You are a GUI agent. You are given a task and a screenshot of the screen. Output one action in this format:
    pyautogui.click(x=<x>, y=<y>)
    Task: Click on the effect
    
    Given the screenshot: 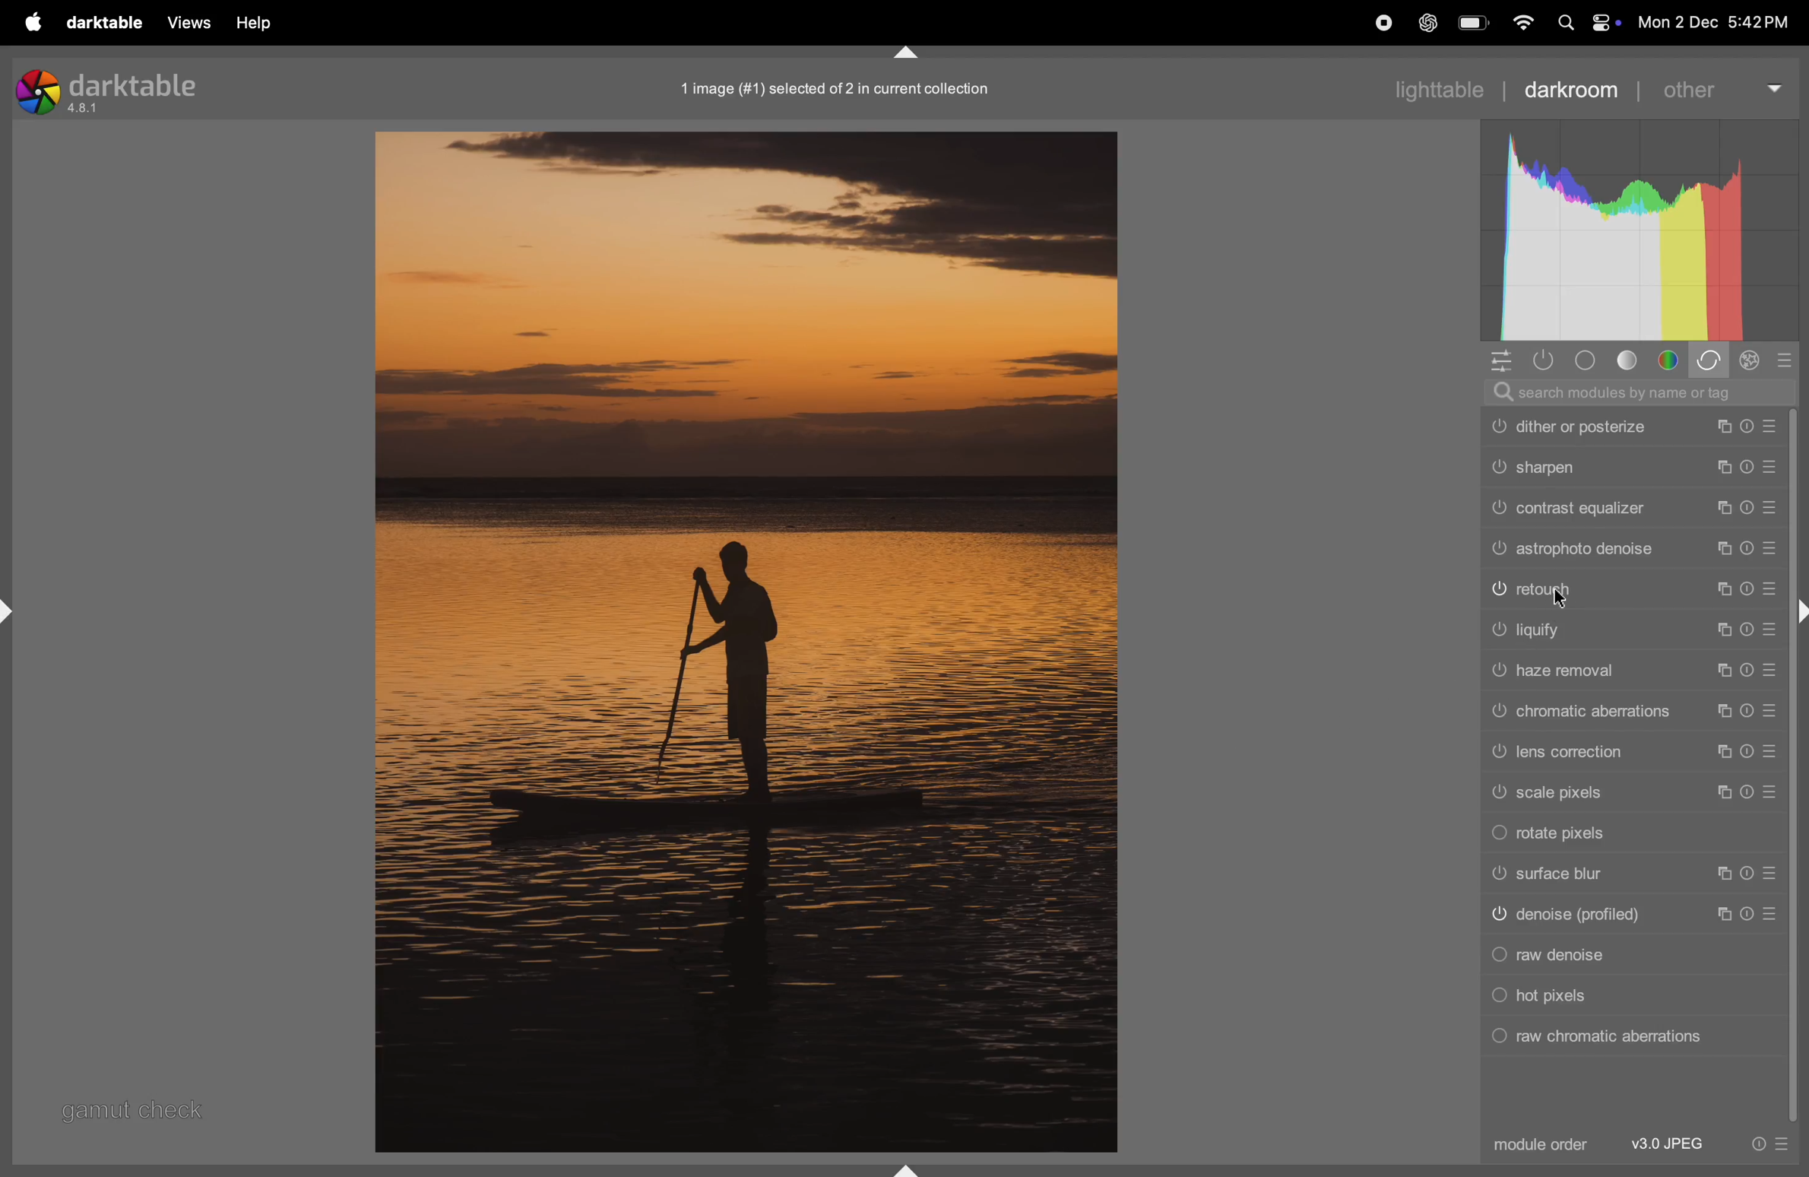 What is the action you would take?
    pyautogui.click(x=1753, y=363)
    